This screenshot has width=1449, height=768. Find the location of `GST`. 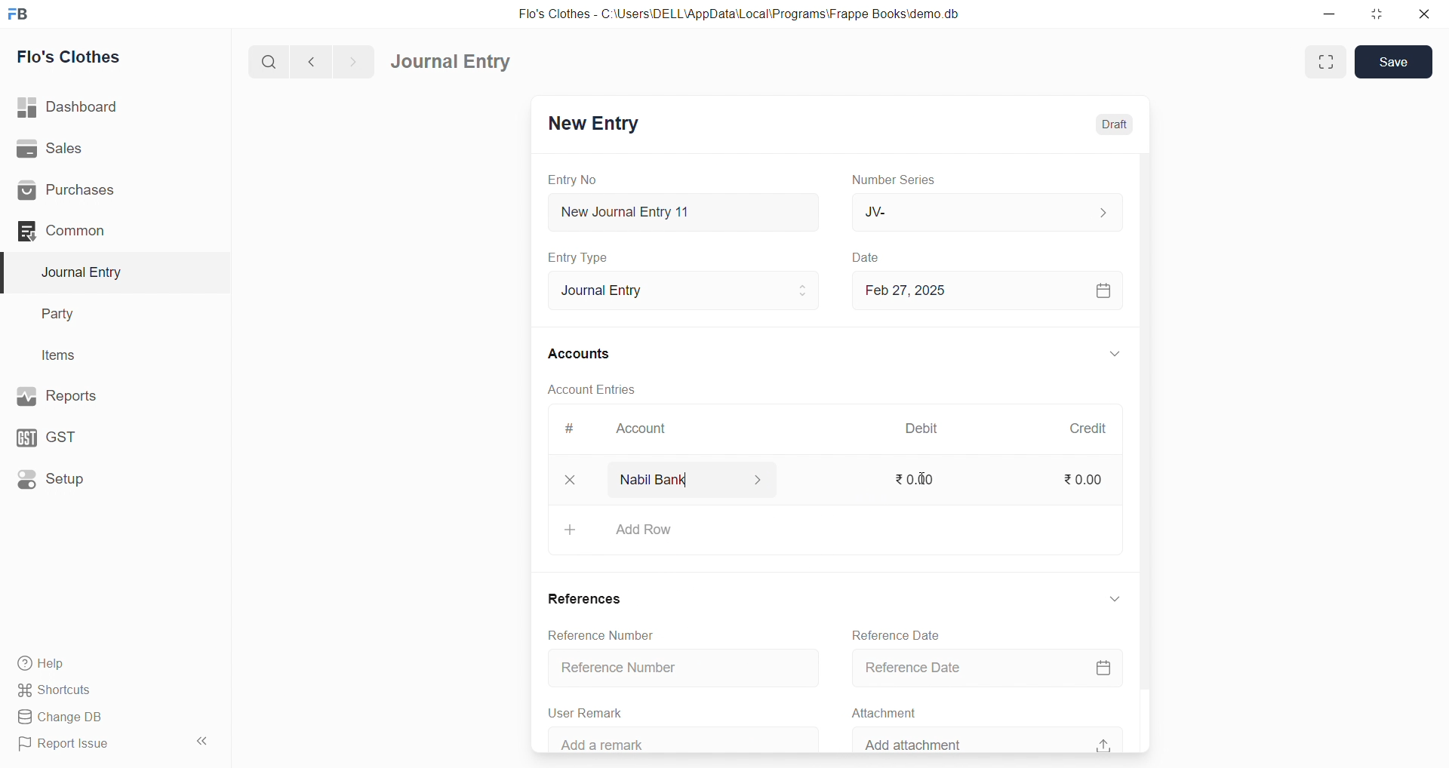

GST is located at coordinates (82, 438).